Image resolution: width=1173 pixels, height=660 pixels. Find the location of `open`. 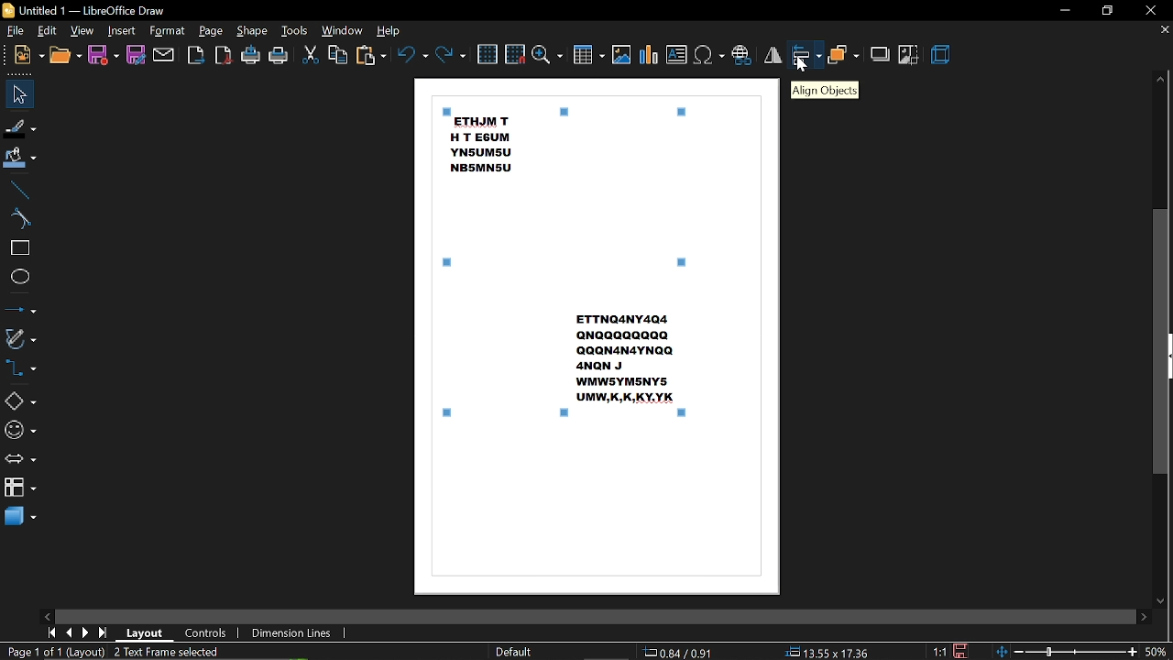

open is located at coordinates (65, 57).